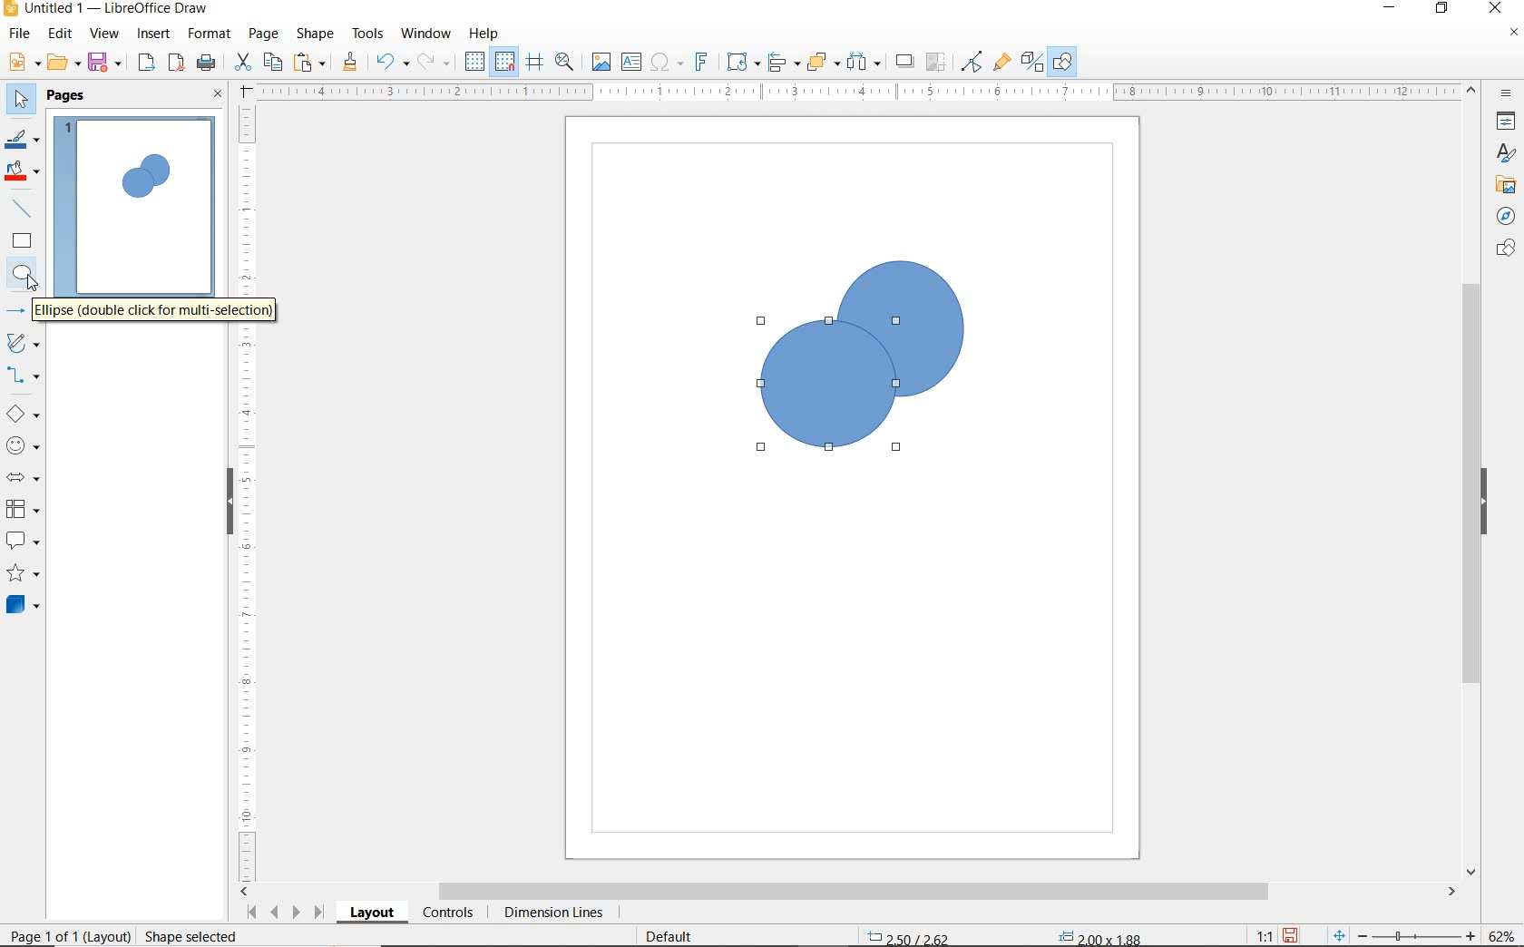  Describe the element at coordinates (763, 322) in the screenshot. I see `ELLIPSE TOOL AT DRAG` at that location.